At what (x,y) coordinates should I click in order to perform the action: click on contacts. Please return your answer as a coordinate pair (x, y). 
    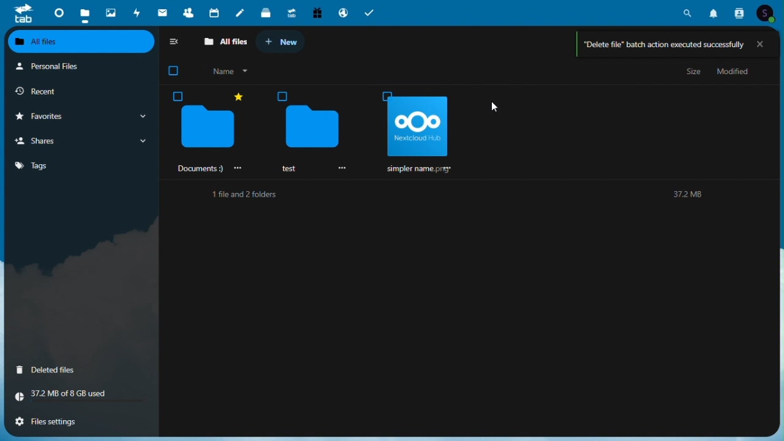
    Looking at the image, I should click on (739, 12).